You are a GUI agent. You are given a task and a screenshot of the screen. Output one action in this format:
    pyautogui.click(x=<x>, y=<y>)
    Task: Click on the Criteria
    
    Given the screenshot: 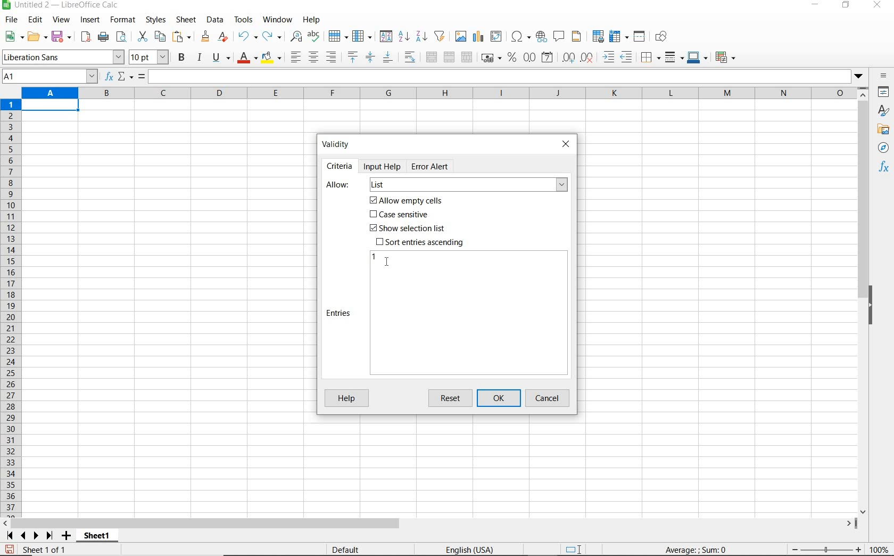 What is the action you would take?
    pyautogui.click(x=340, y=166)
    